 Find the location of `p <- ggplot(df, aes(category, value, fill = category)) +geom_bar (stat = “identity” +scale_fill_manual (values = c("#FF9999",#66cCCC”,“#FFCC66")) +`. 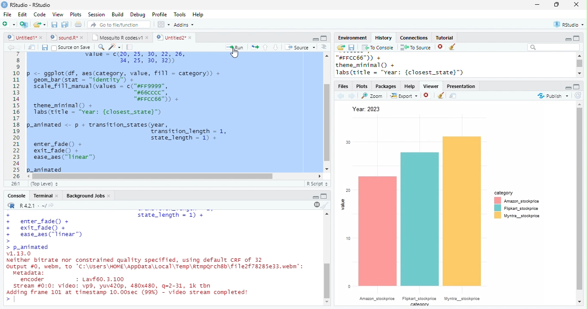

p <- ggplot(df, aes(category, value, fill = category)) +geom_bar (stat = “identity” +scale_fill_manual (values = c("#FF9999",#66cCCC”,“#FFCC66")) + is located at coordinates (125, 86).